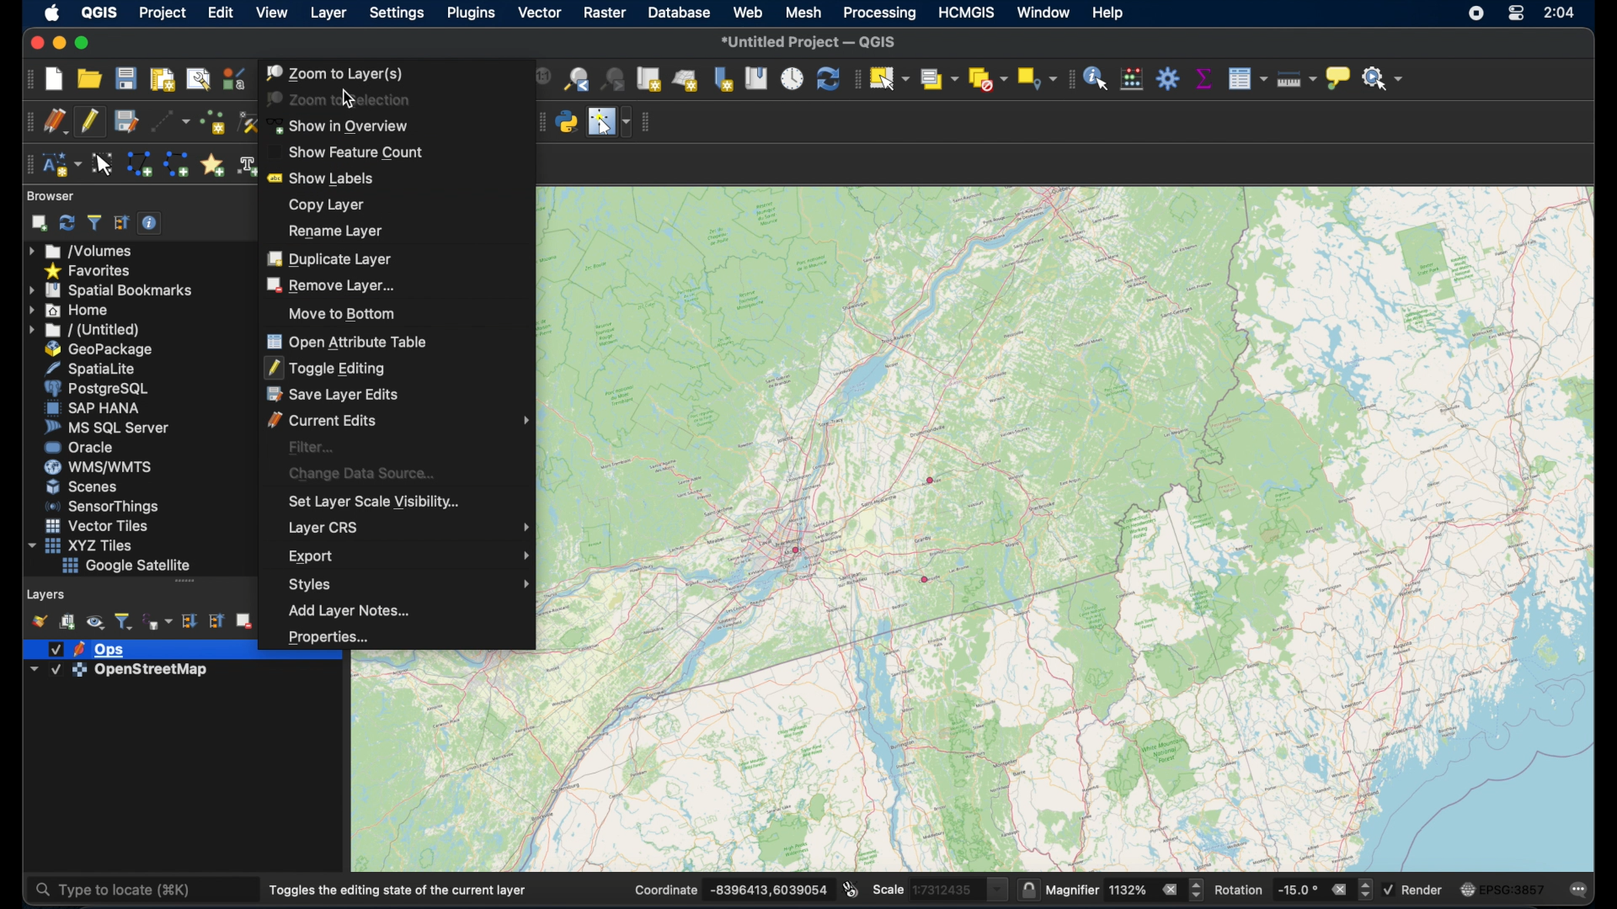 This screenshot has height=909, width=1617. What do you see at coordinates (343, 313) in the screenshot?
I see `move to bottom` at bounding box center [343, 313].